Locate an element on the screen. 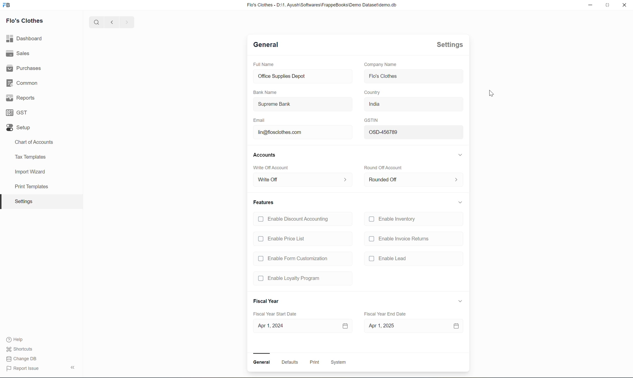 Image resolution: width=633 pixels, height=378 pixels. Enable Discount Accounting is located at coordinates (294, 220).